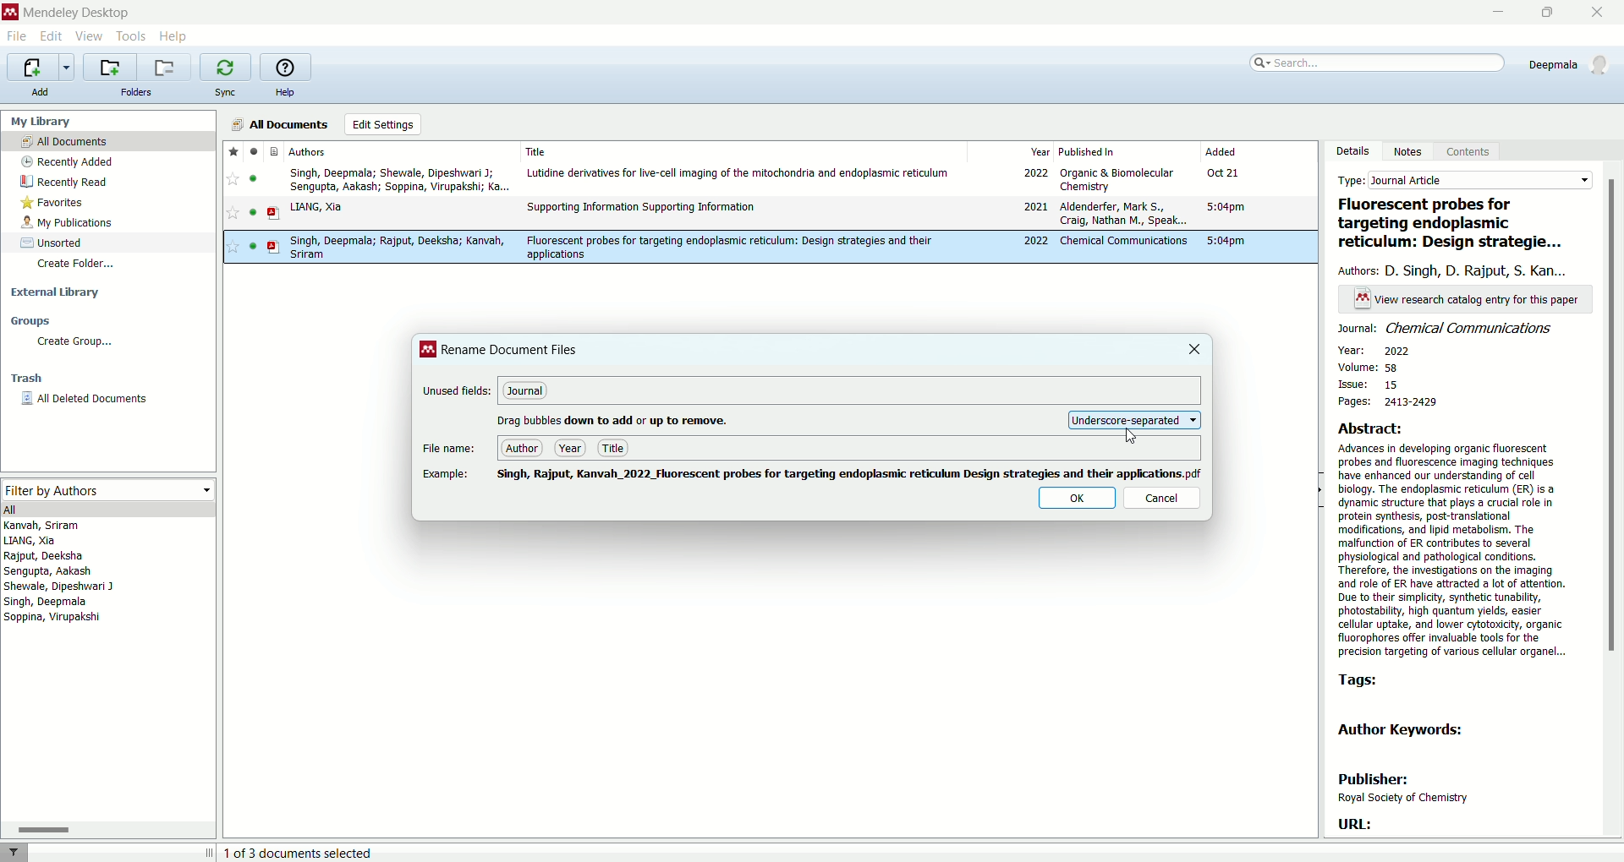  I want to click on 5:04pm, so click(1226, 241).